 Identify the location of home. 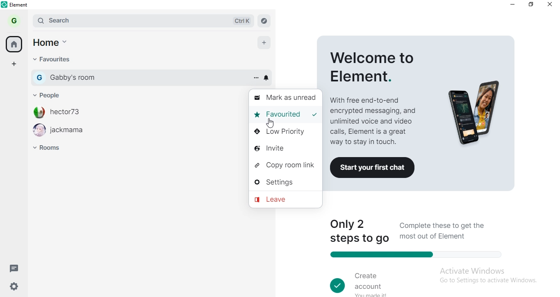
(53, 41).